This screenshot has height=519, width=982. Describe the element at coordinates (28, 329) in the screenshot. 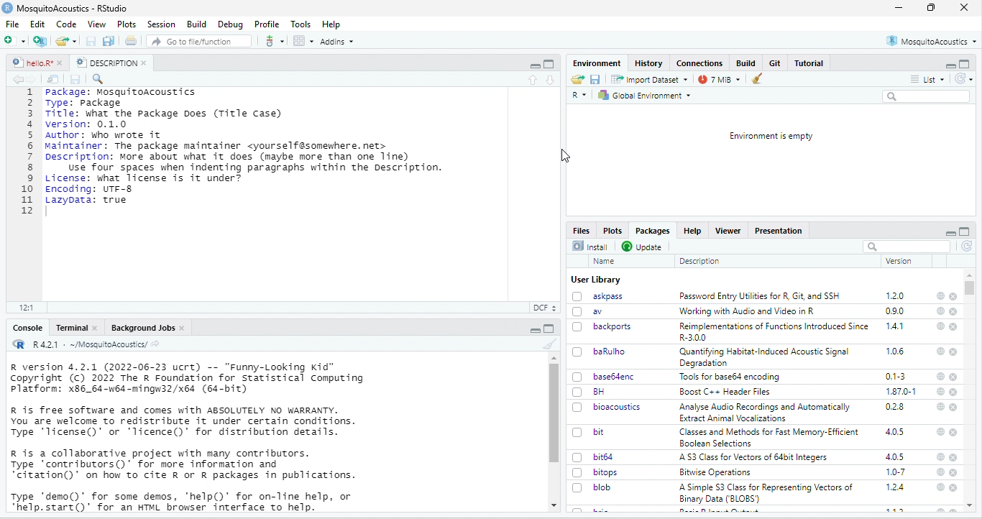

I see `Console` at that location.